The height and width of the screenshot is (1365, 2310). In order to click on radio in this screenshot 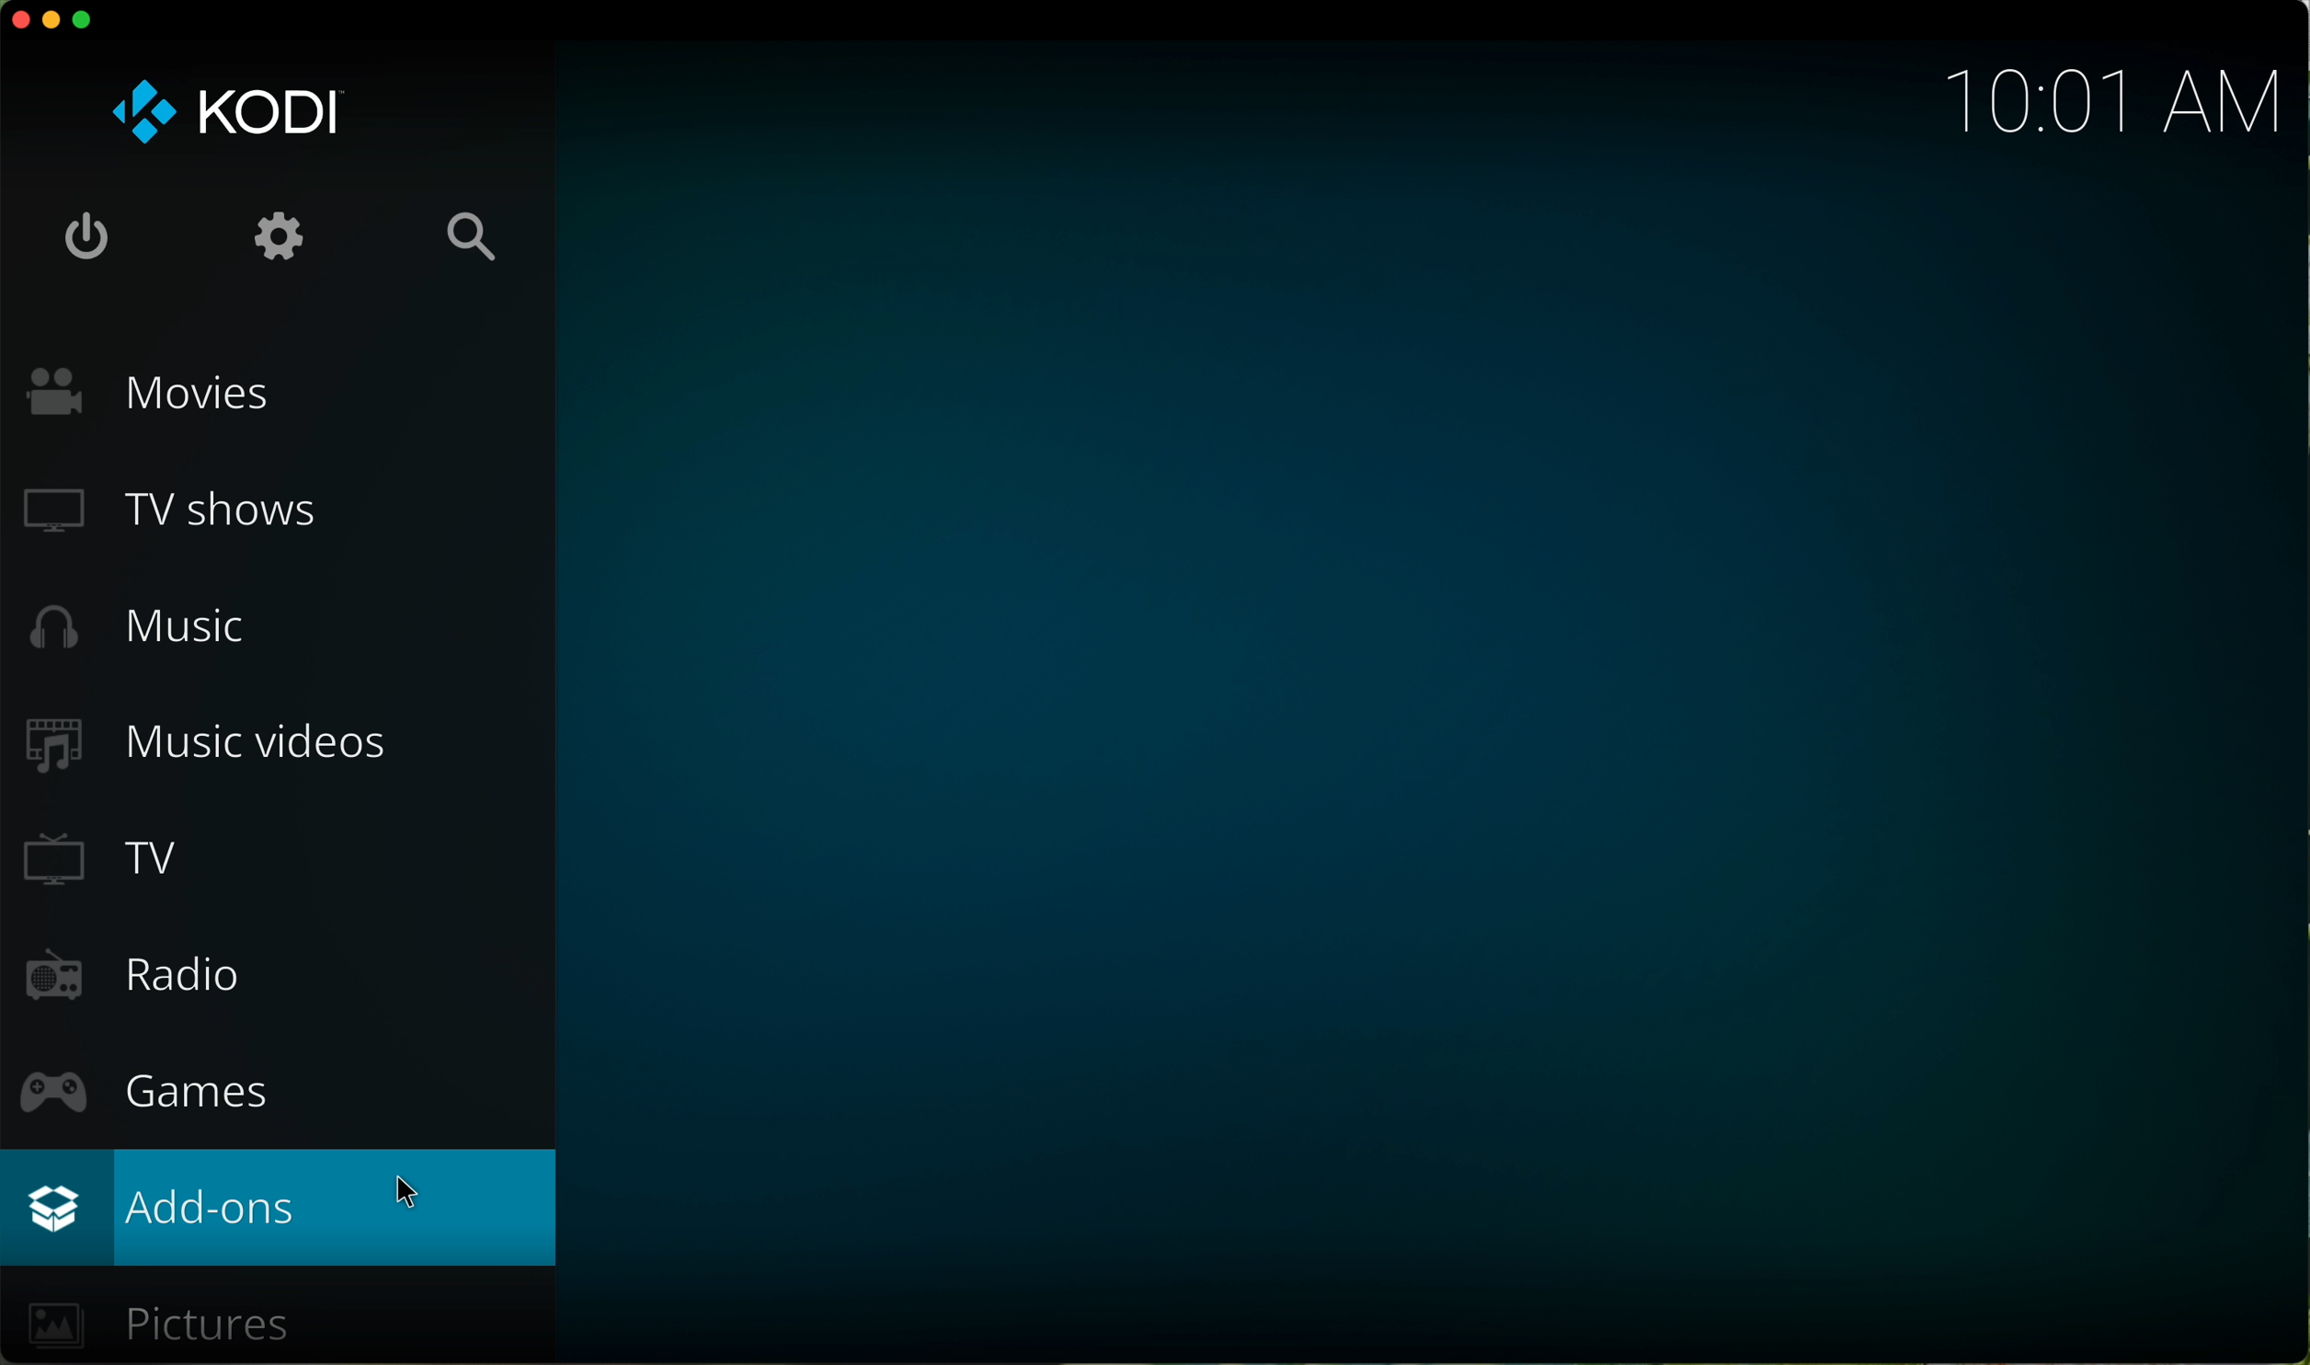, I will do `click(134, 975)`.